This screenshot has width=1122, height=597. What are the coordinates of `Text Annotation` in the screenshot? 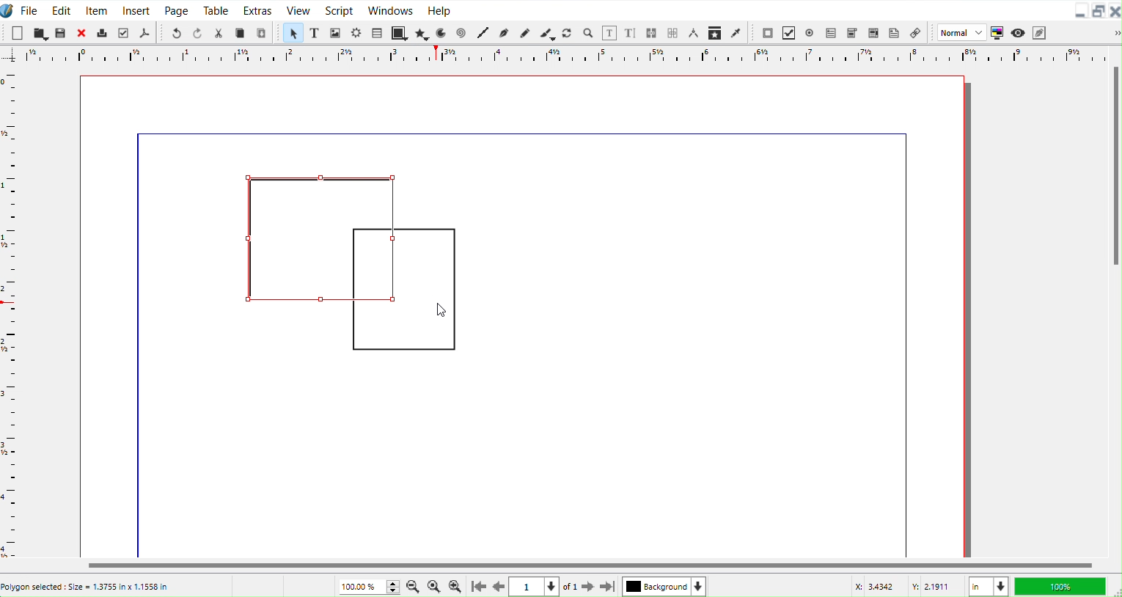 It's located at (894, 32).